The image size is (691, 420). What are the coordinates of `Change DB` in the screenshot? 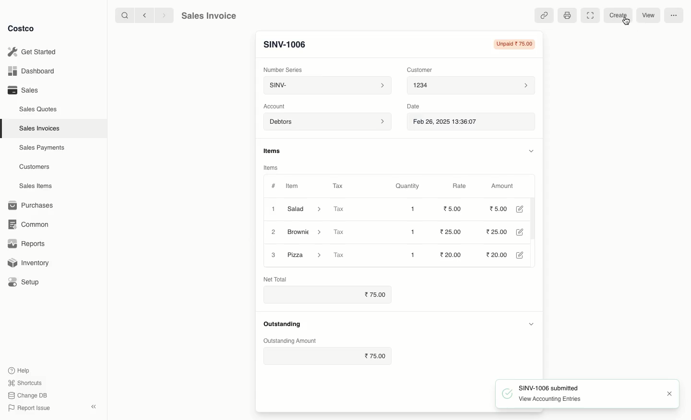 It's located at (26, 395).